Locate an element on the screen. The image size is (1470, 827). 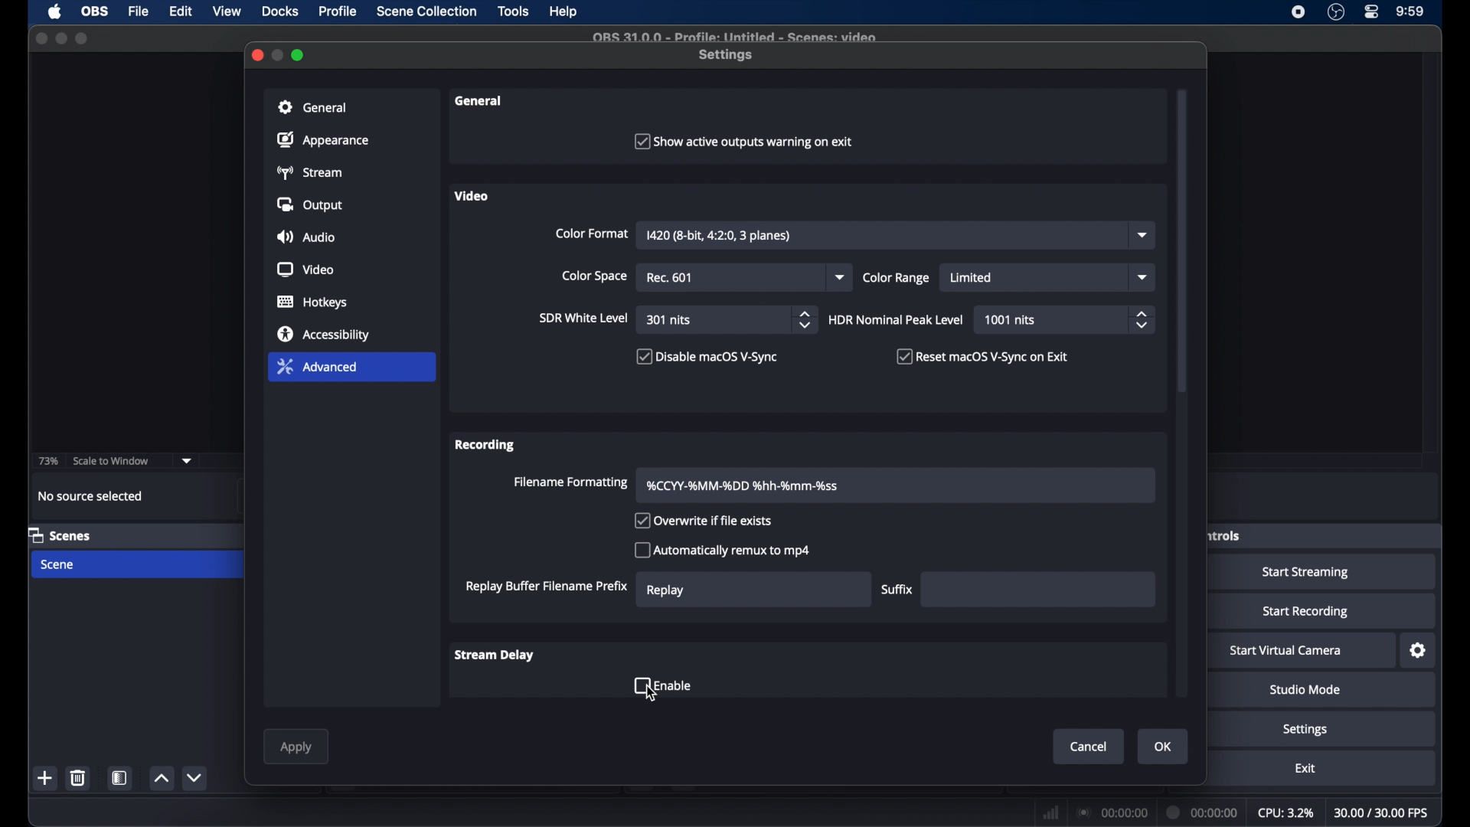
start virtual camera is located at coordinates (1286, 651).